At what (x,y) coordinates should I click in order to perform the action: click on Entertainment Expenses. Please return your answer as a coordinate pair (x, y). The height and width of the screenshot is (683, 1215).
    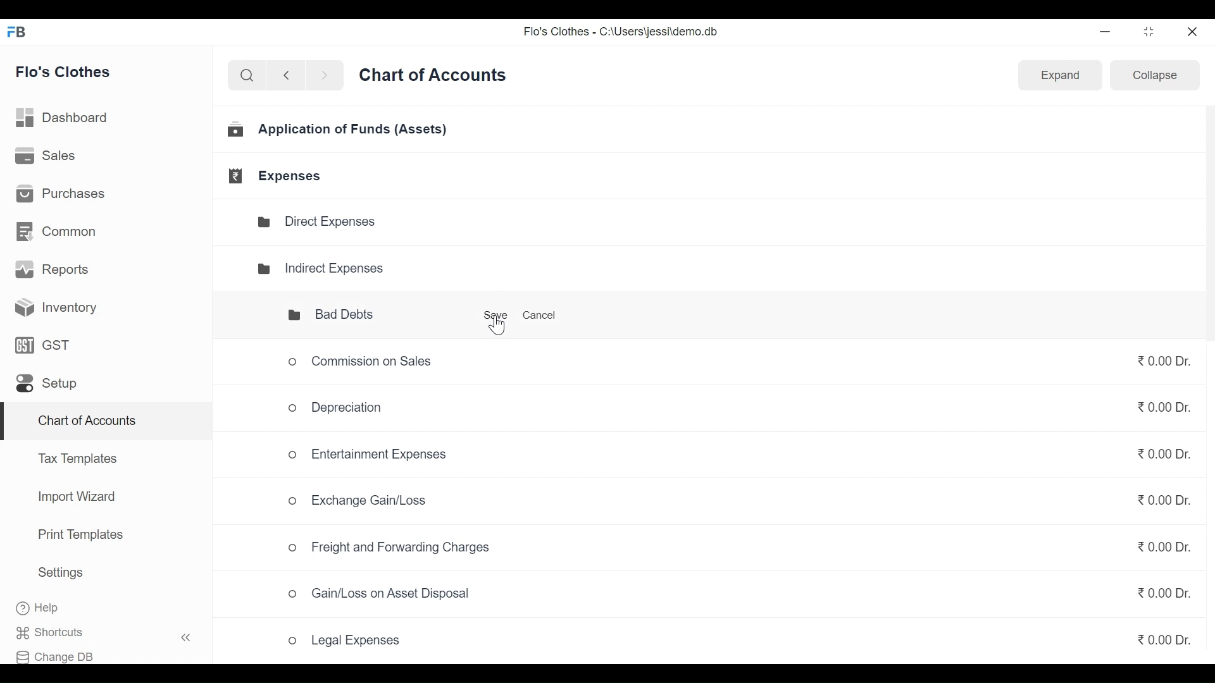
    Looking at the image, I should click on (368, 458).